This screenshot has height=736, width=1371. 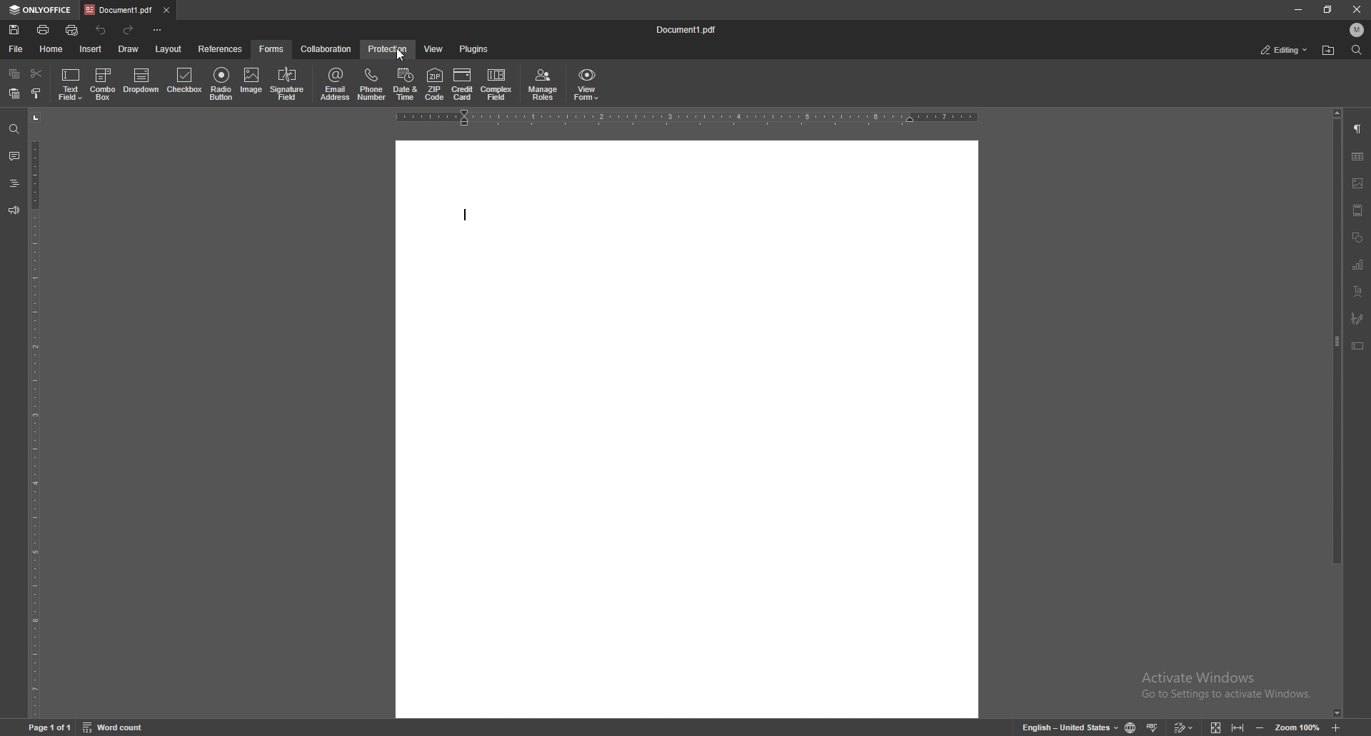 What do you see at coordinates (1329, 50) in the screenshot?
I see `locate file` at bounding box center [1329, 50].